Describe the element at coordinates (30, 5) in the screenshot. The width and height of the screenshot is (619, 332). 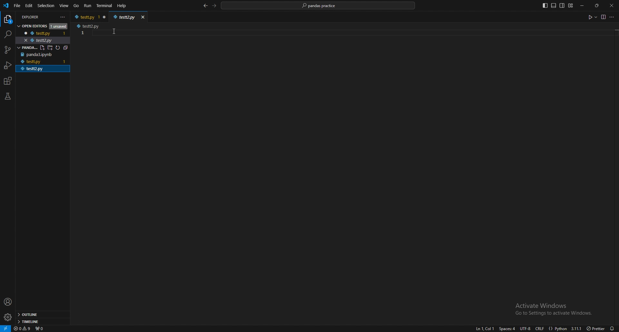
I see `edit` at that location.